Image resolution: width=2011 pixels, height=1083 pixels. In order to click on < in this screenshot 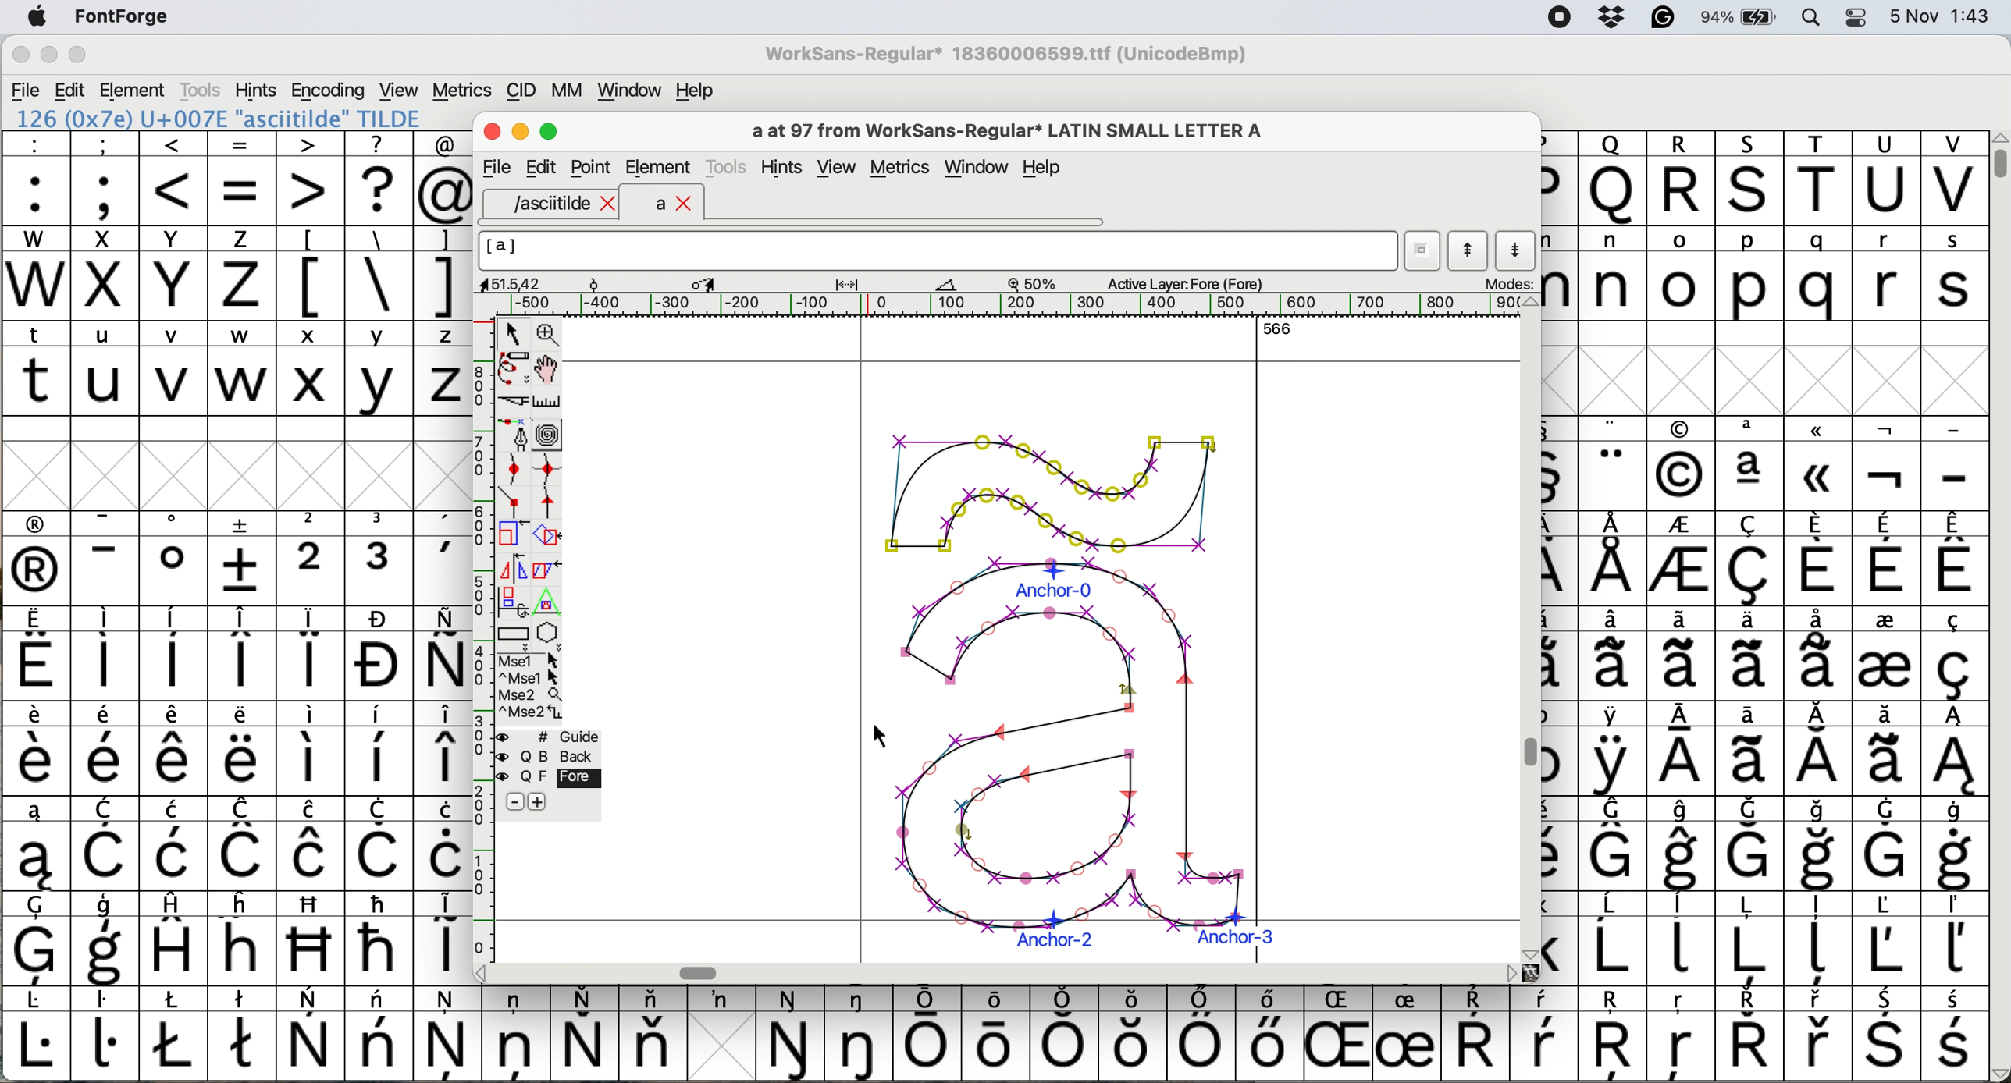, I will do `click(174, 178)`.